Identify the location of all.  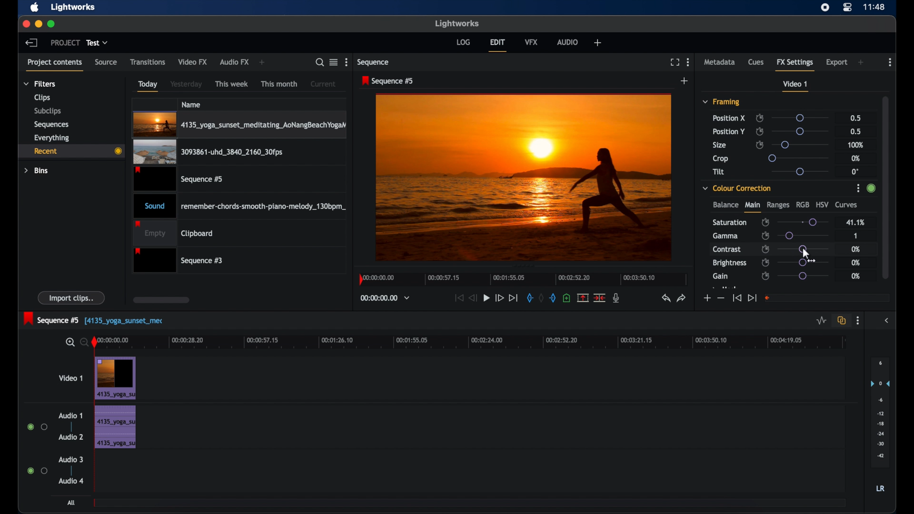
(71, 503).